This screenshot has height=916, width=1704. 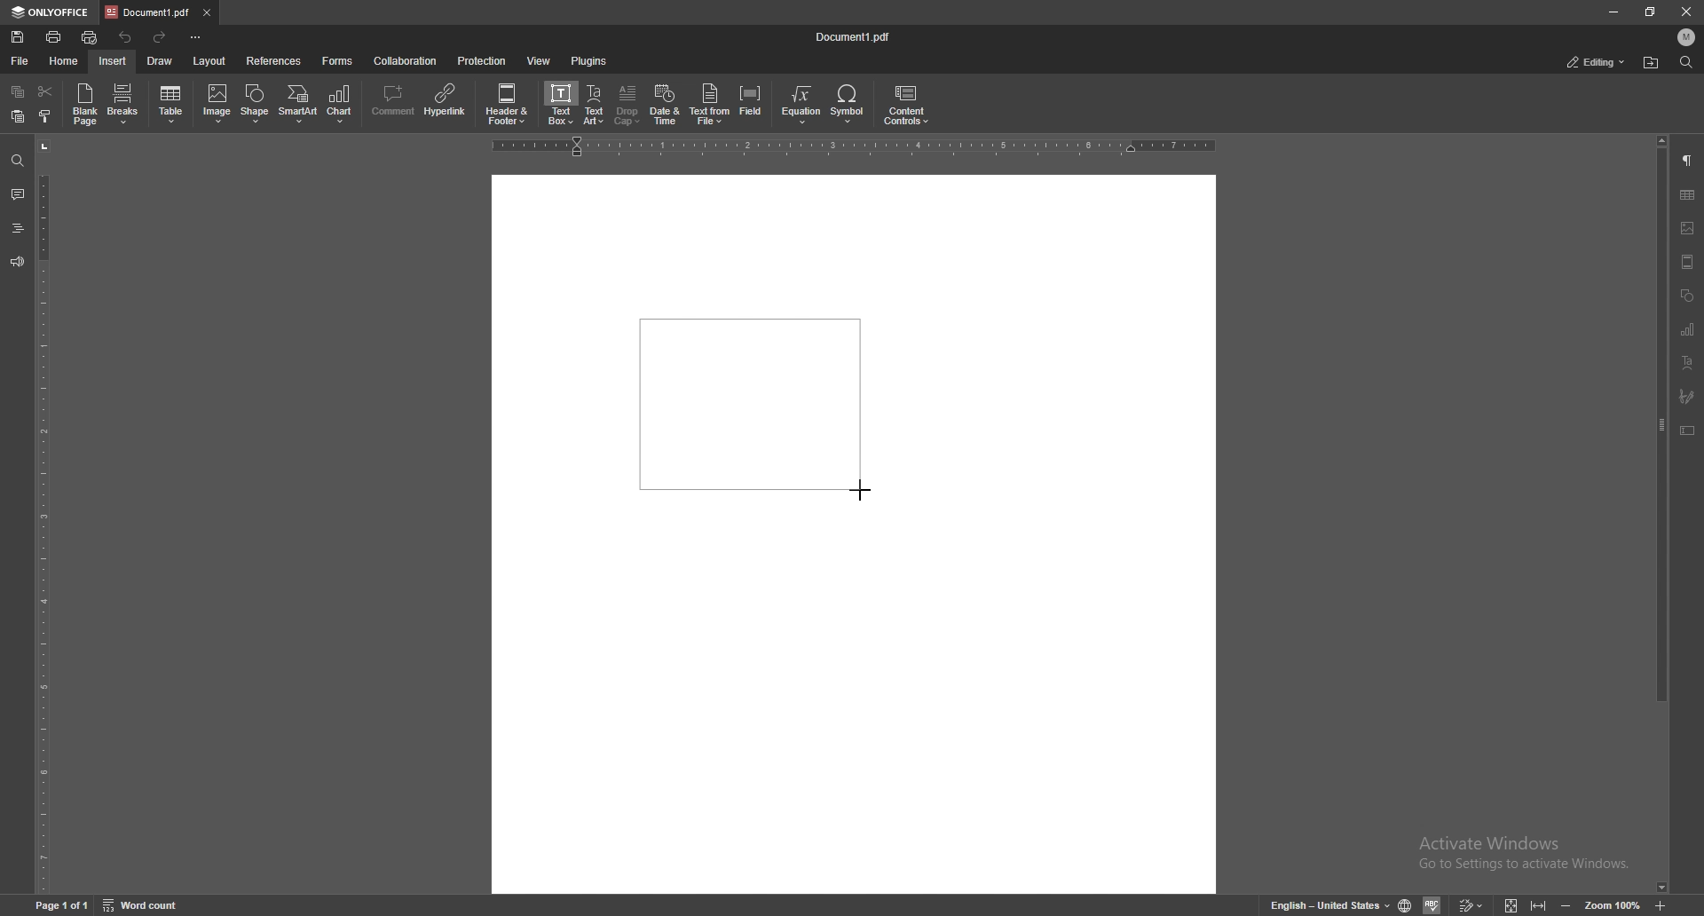 I want to click on plugins, so click(x=589, y=60).